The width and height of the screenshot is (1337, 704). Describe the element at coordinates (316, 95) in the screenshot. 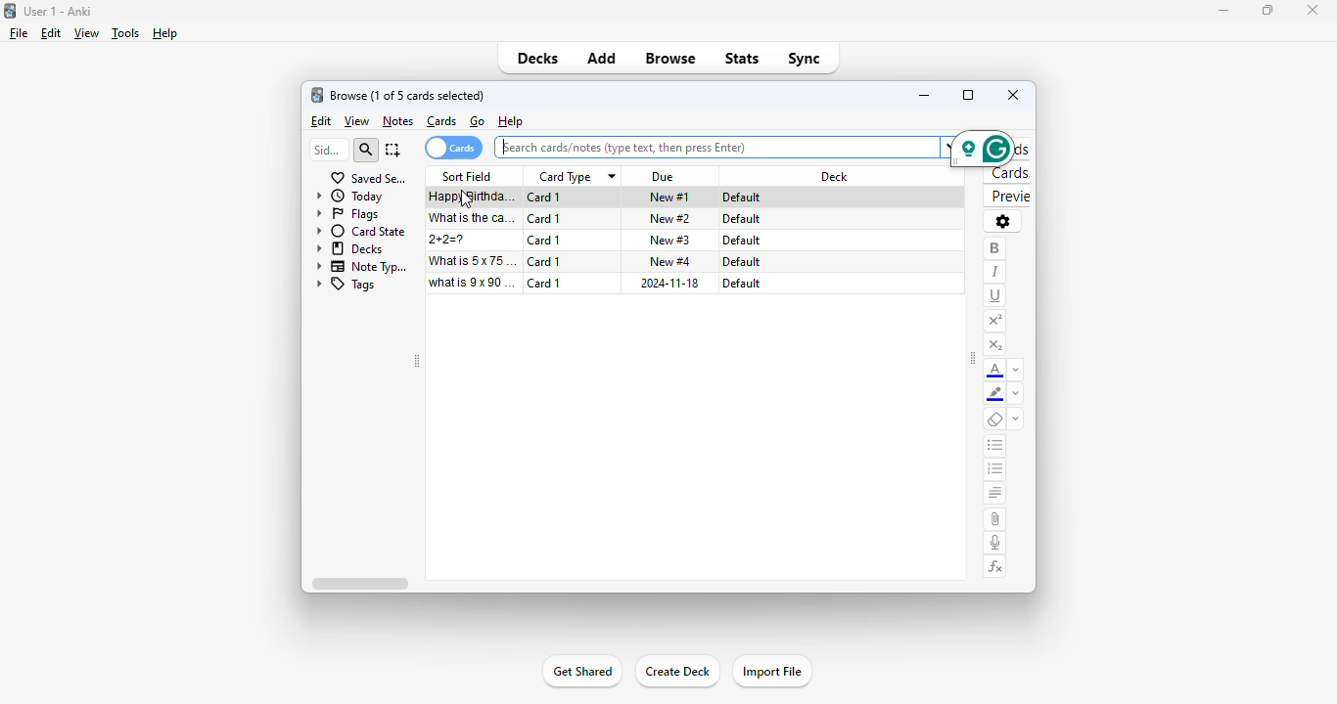

I see `logo` at that location.